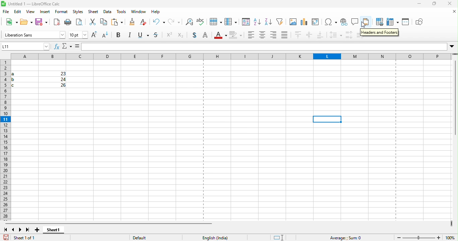 Image resolution: width=458 pixels, height=241 pixels. What do you see at coordinates (420, 237) in the screenshot?
I see `zoom` at bounding box center [420, 237].